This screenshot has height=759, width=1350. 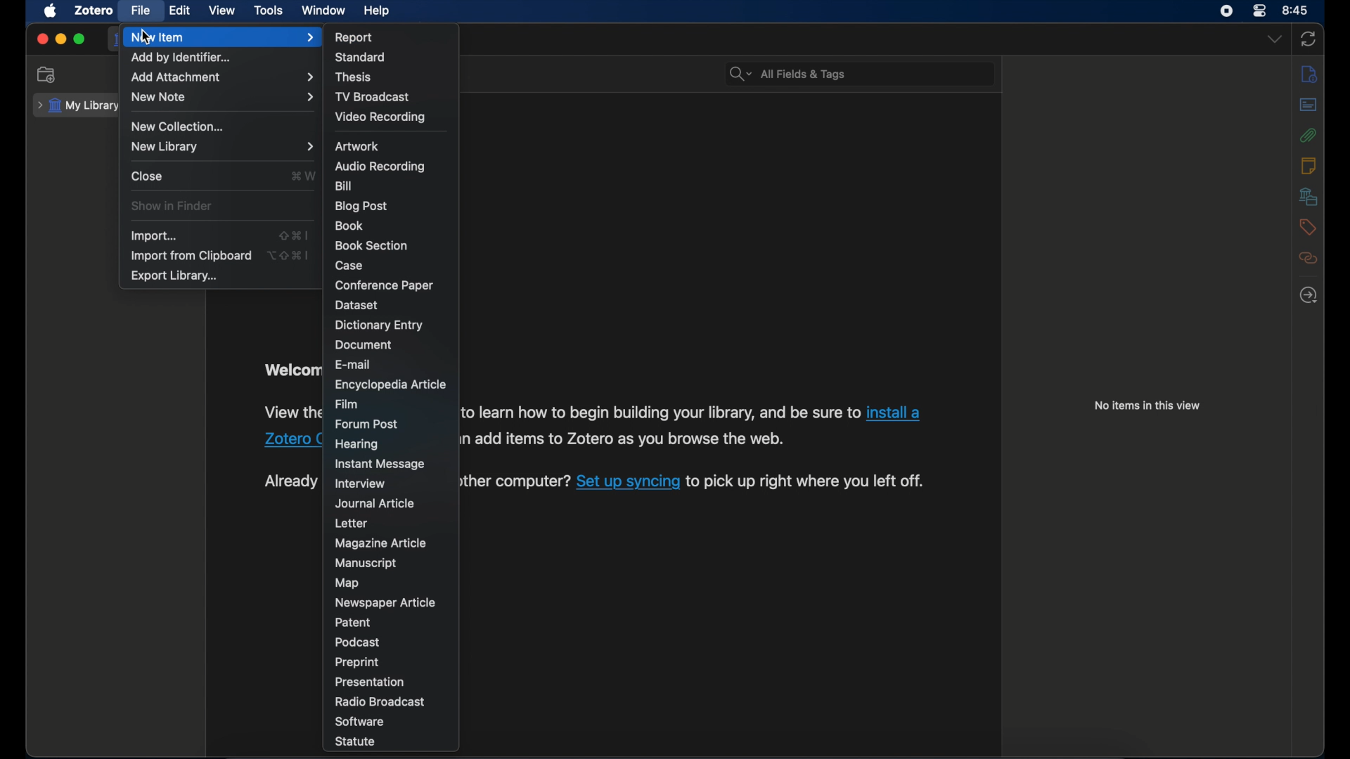 What do you see at coordinates (77, 106) in the screenshot?
I see `my library` at bounding box center [77, 106].